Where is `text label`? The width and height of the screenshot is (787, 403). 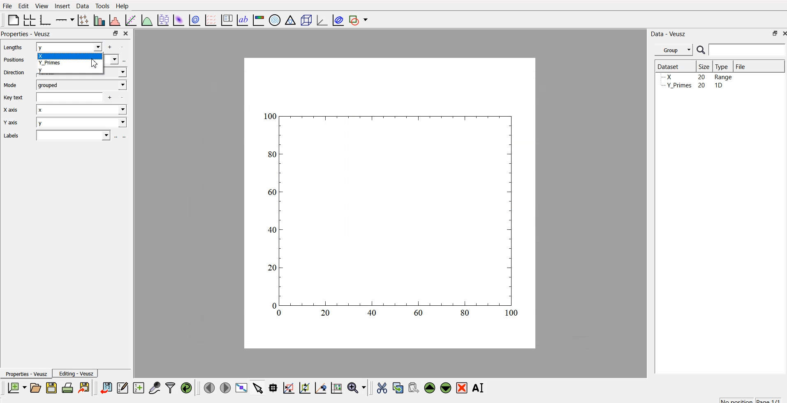
text label is located at coordinates (241, 20).